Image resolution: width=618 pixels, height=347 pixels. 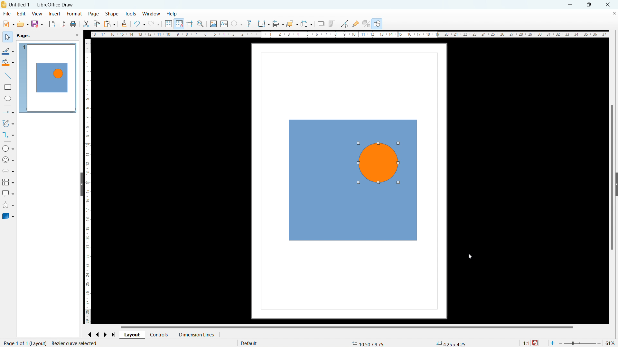 I want to click on clone formatting, so click(x=124, y=23).